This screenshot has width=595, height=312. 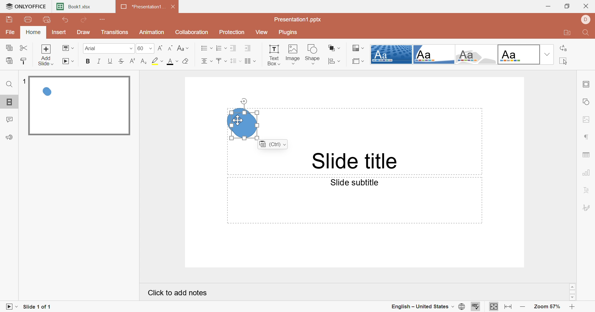 What do you see at coordinates (573, 307) in the screenshot?
I see `Zoom in` at bounding box center [573, 307].